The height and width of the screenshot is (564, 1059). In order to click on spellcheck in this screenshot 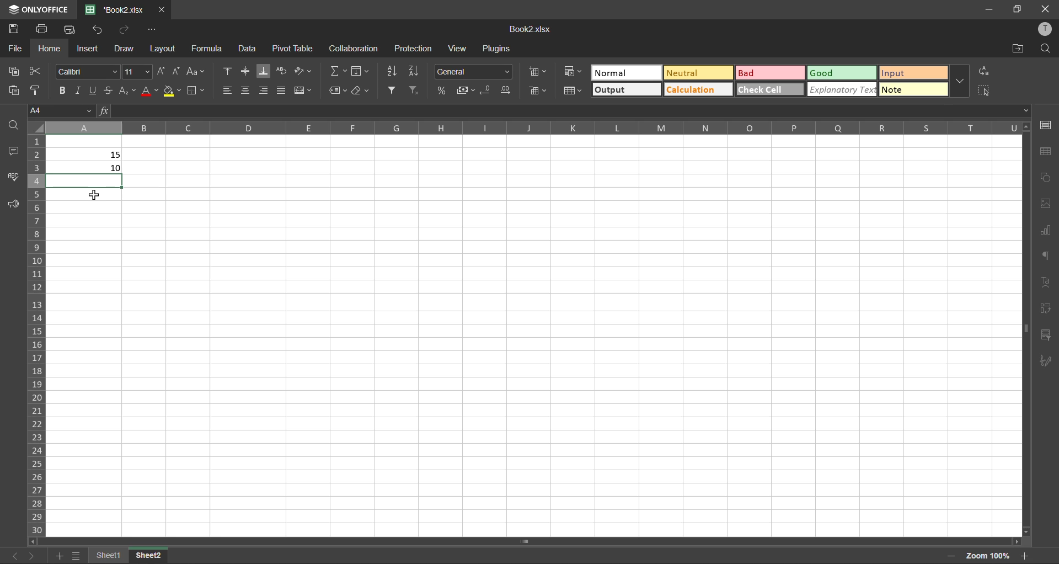, I will do `click(14, 178)`.